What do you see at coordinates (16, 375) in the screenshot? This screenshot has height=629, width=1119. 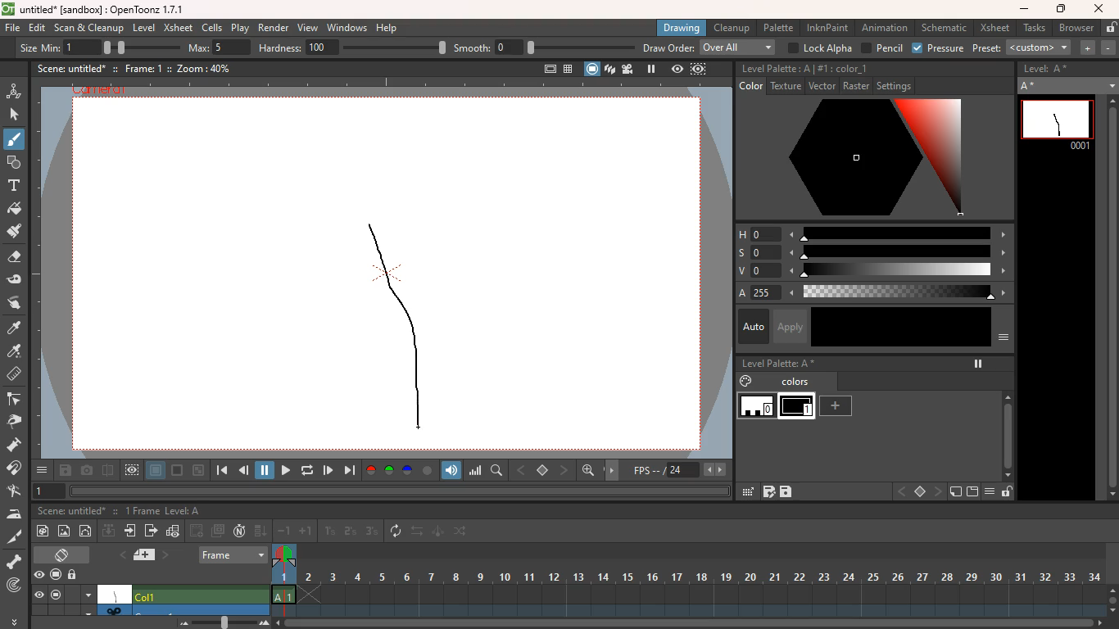 I see `measure` at bounding box center [16, 375].